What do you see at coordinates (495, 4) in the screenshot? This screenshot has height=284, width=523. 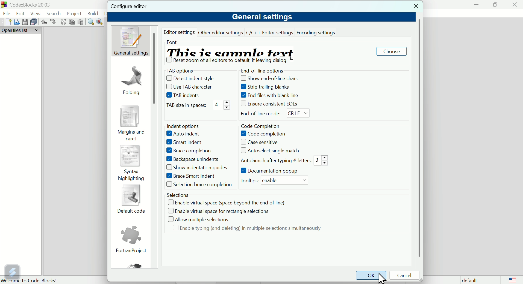 I see `maximise` at bounding box center [495, 4].